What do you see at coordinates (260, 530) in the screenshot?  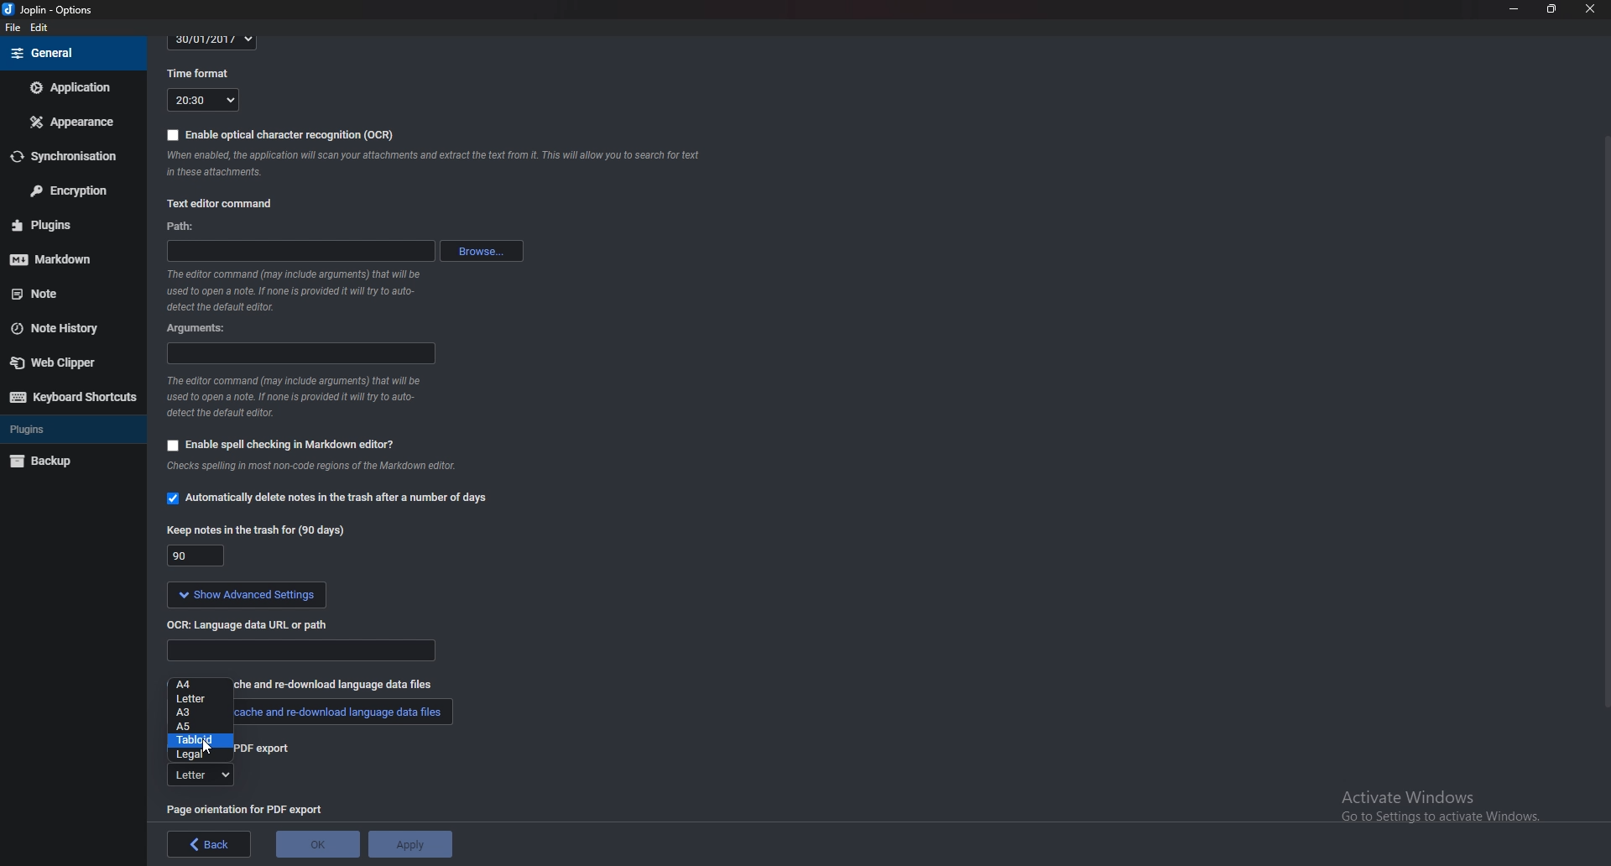 I see `Keep notes in the trash for` at bounding box center [260, 530].